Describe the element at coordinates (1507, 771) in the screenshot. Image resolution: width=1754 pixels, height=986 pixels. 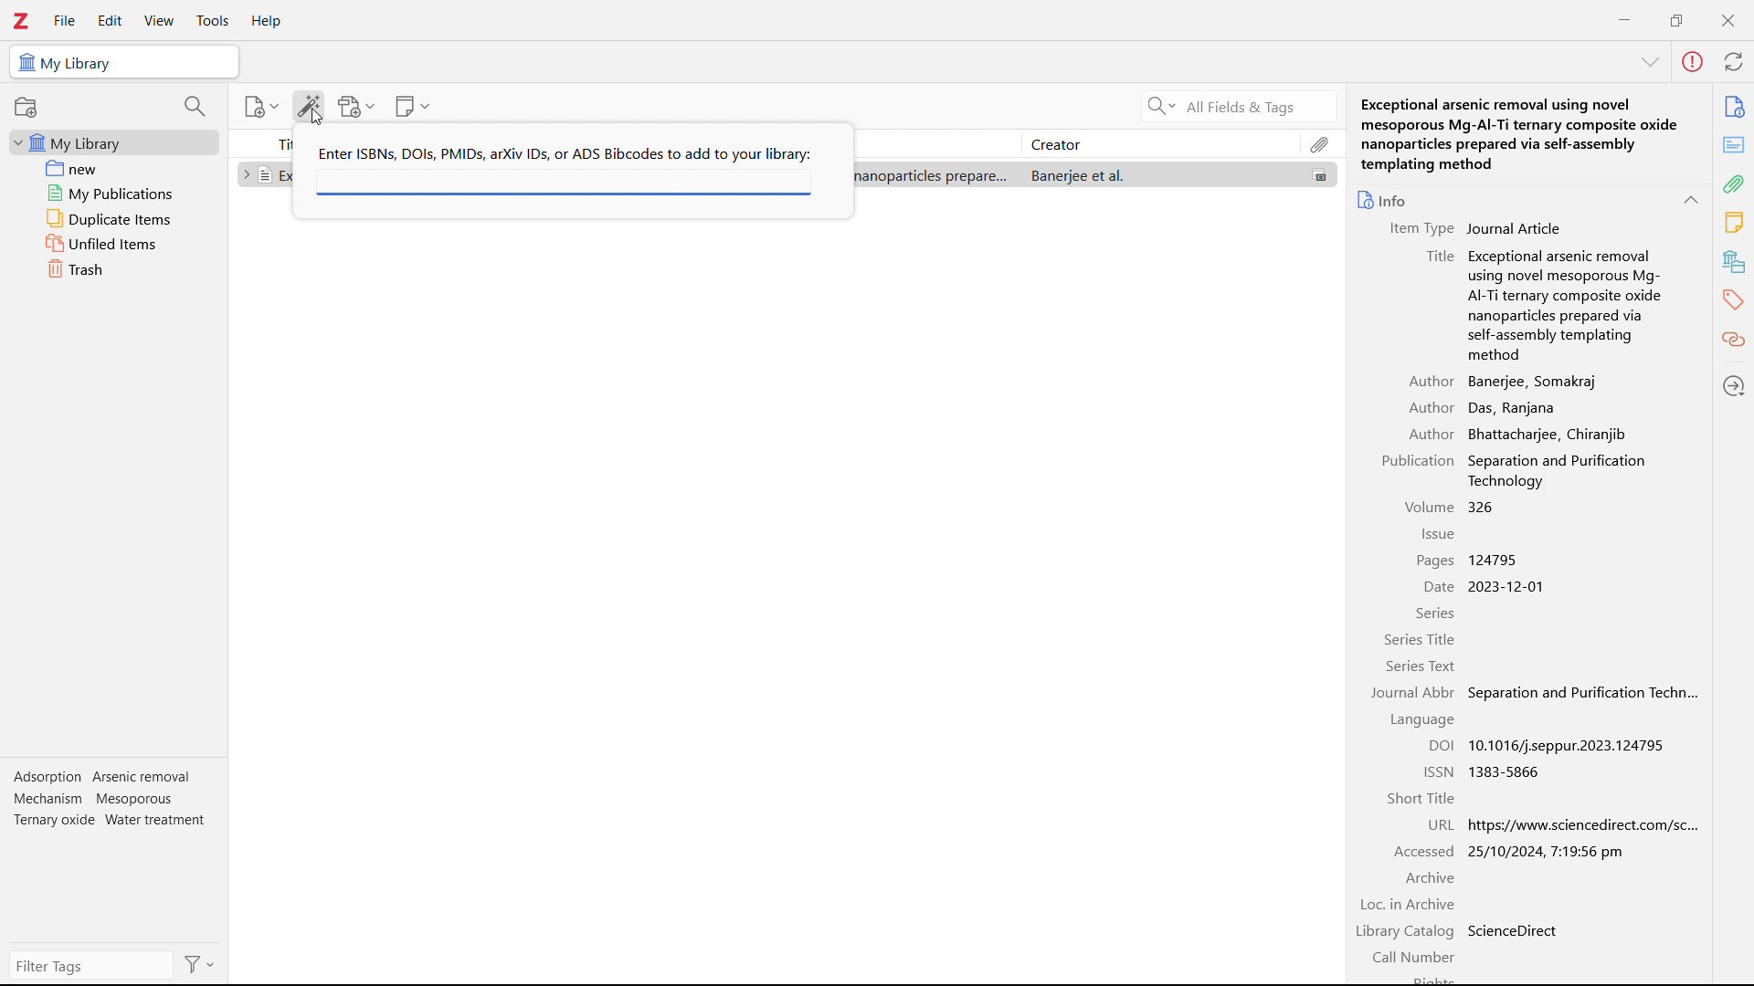
I see `1383-5866` at that location.